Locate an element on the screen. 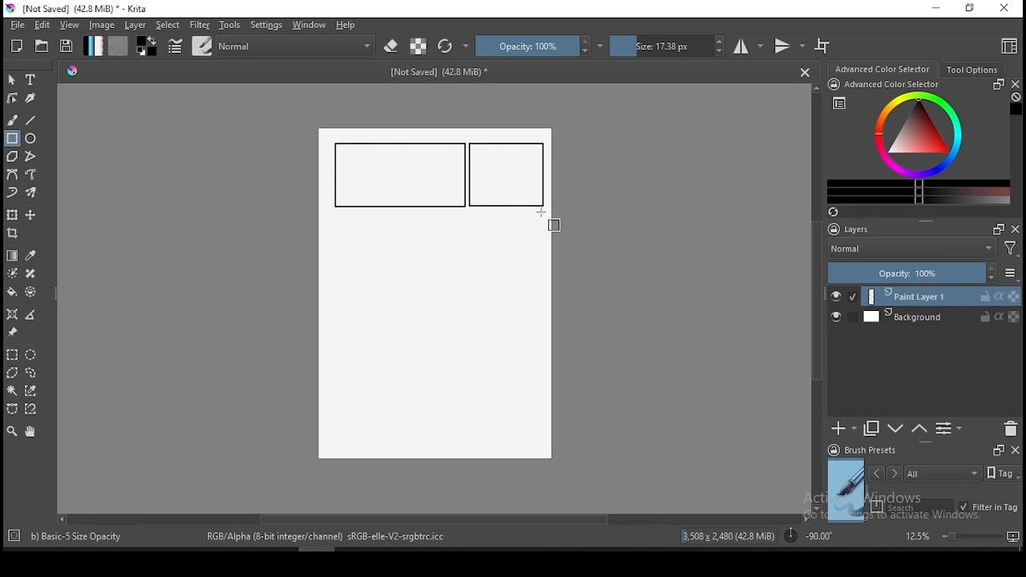 The width and height of the screenshot is (1026, 577). set eraser mode is located at coordinates (393, 46).